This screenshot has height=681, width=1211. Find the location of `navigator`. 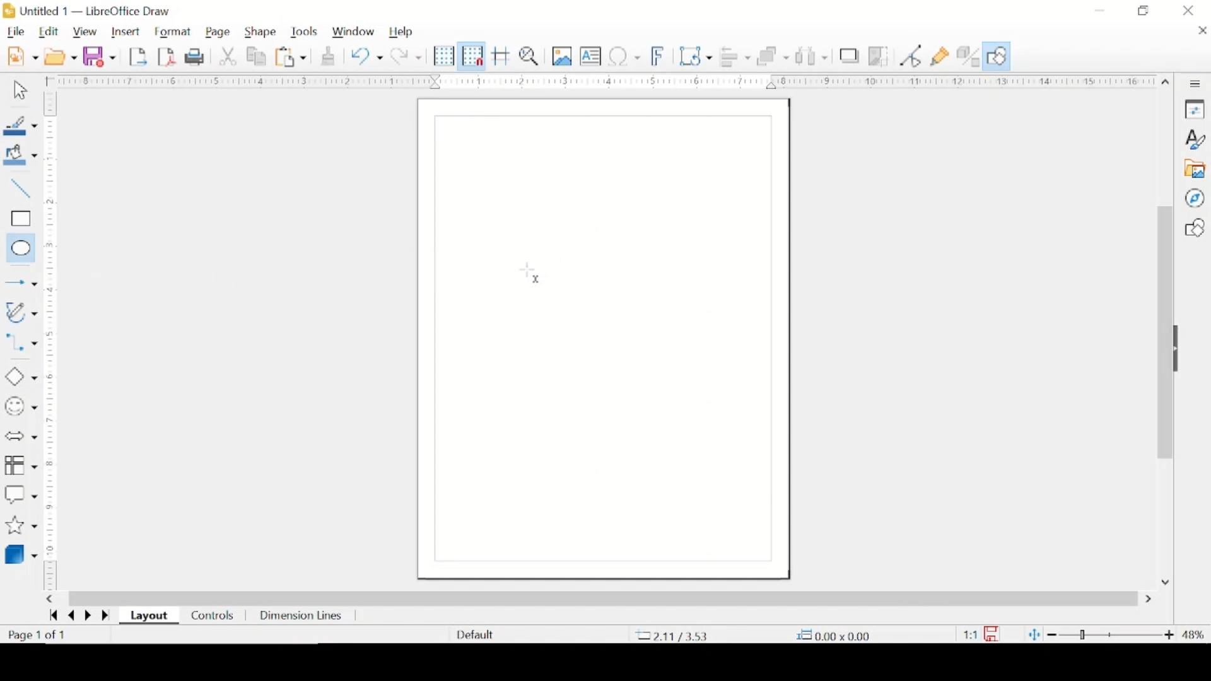

navigator is located at coordinates (1194, 198).